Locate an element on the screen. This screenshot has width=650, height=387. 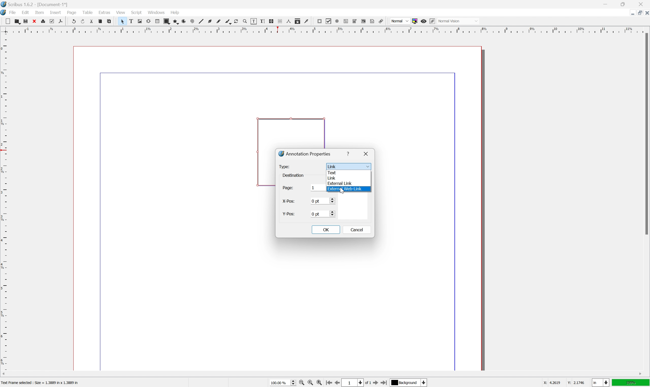
File is located at coordinates (13, 12).